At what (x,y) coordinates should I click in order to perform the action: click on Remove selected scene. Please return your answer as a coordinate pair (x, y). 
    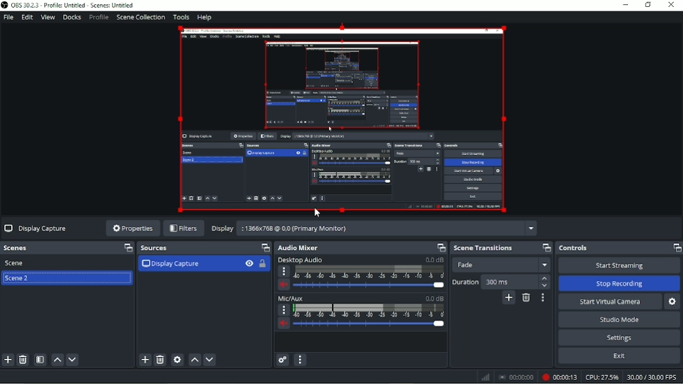
    Looking at the image, I should click on (24, 360).